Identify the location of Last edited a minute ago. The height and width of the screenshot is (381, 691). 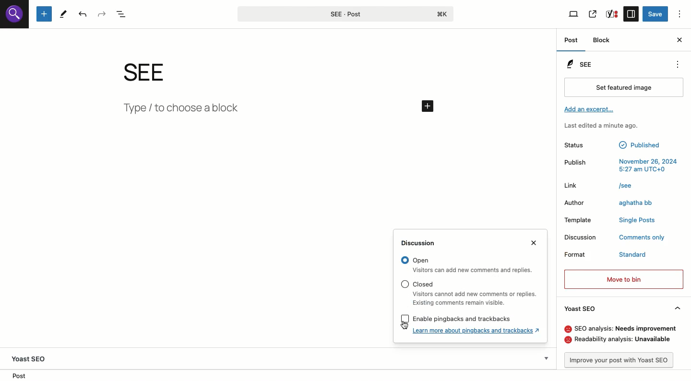
(607, 126).